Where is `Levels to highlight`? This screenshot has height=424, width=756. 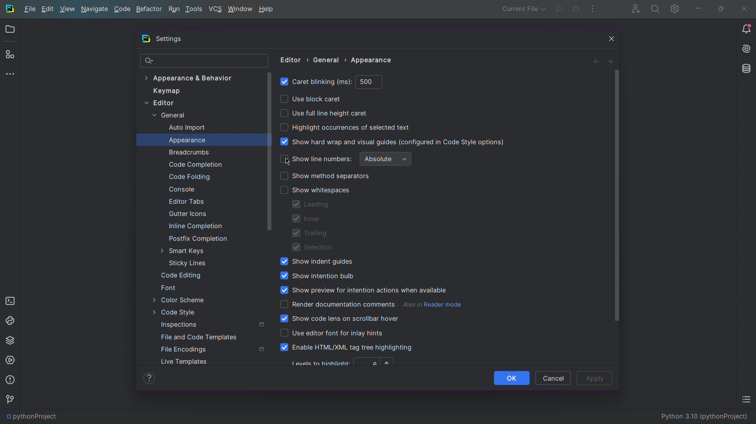 Levels to highlight is located at coordinates (344, 363).